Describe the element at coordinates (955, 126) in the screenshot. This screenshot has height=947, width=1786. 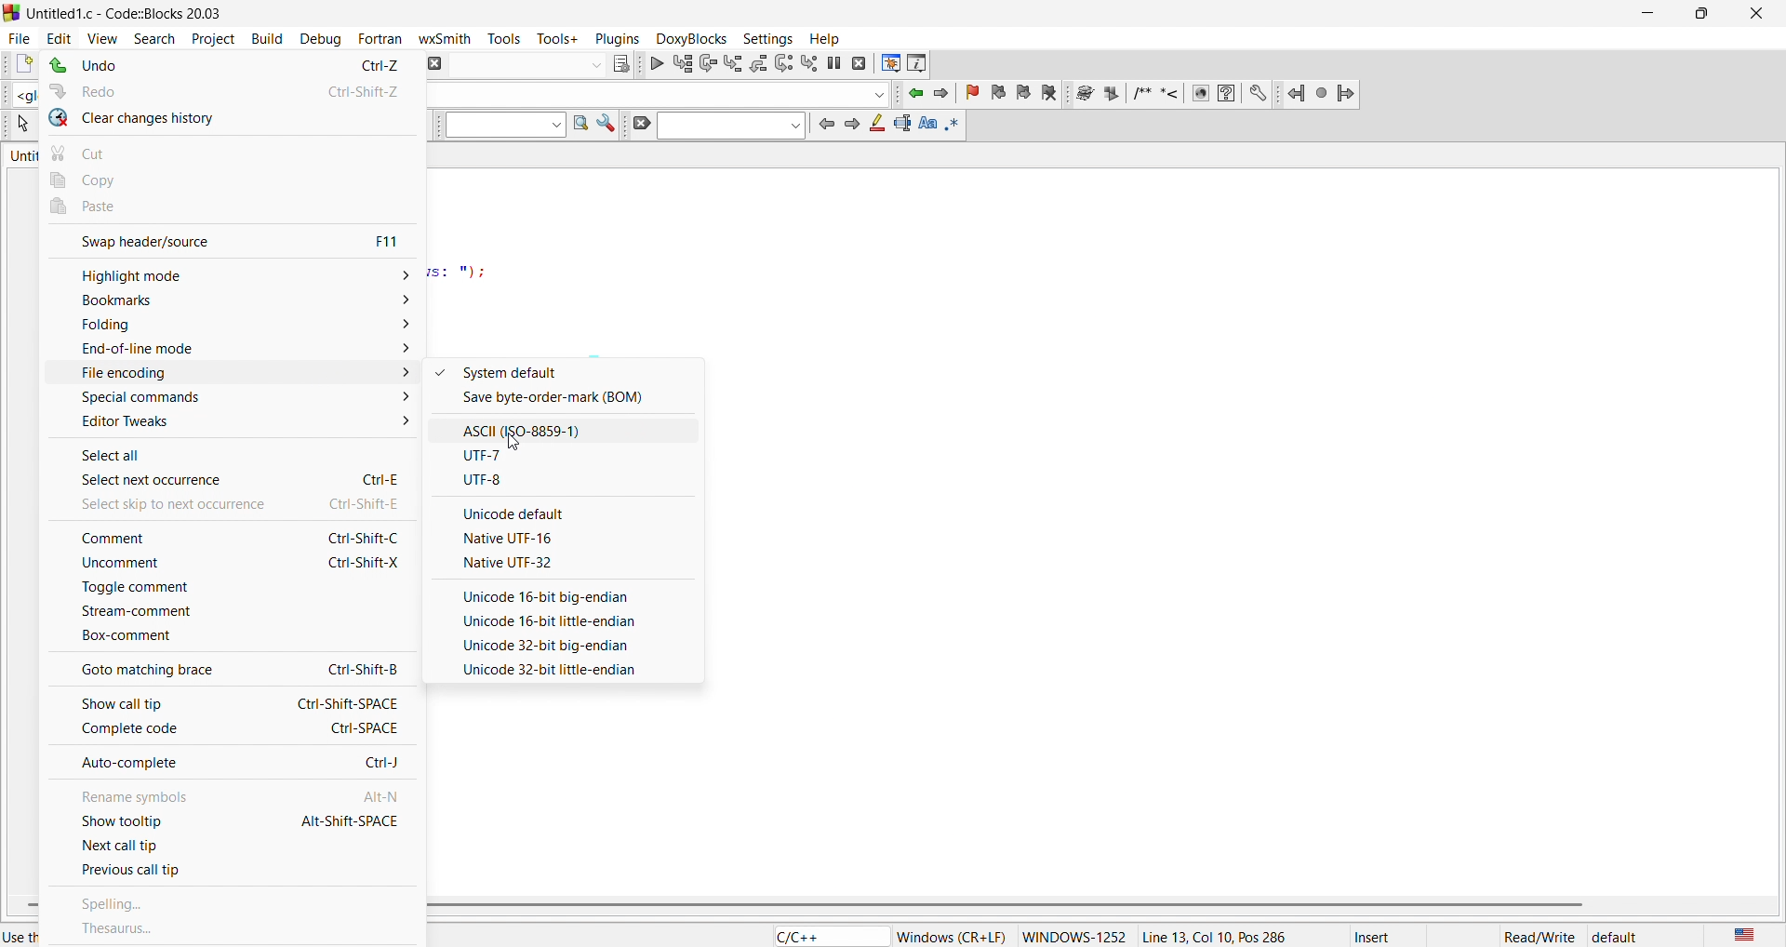
I see `use regex` at that location.